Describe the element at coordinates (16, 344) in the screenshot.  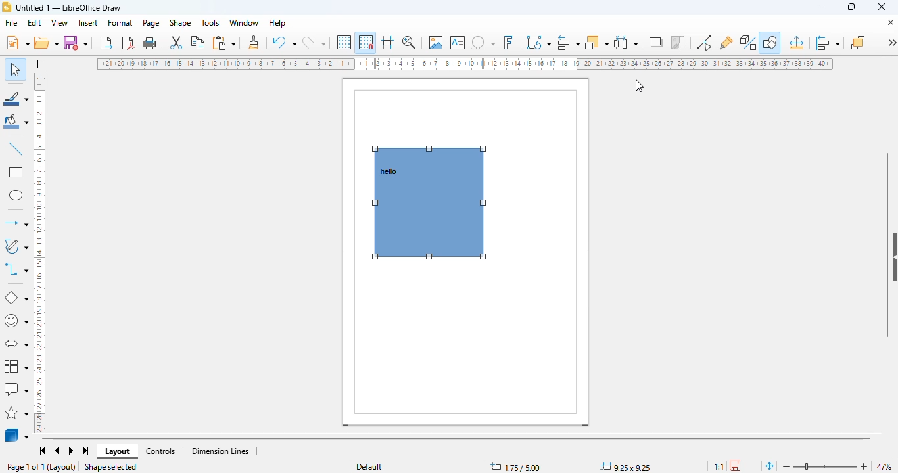
I see `block arrows` at that location.